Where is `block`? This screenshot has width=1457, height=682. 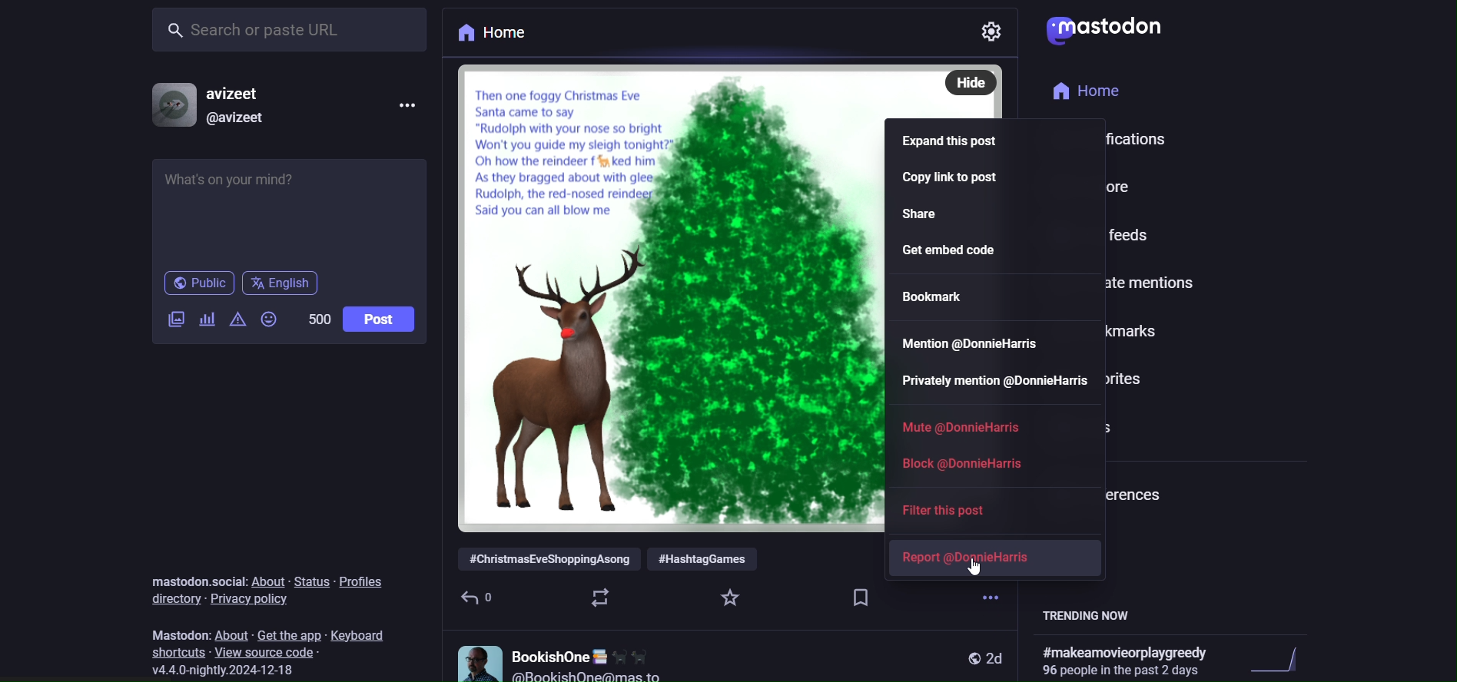
block is located at coordinates (967, 463).